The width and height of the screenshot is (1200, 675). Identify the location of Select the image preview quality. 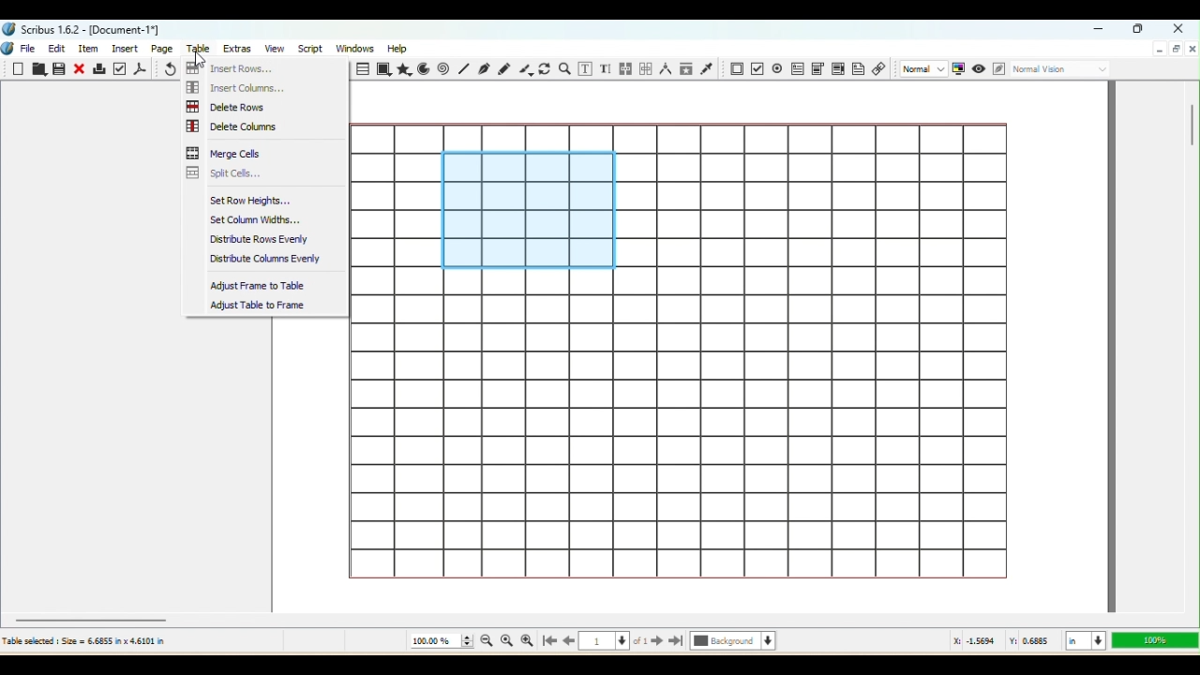
(922, 68).